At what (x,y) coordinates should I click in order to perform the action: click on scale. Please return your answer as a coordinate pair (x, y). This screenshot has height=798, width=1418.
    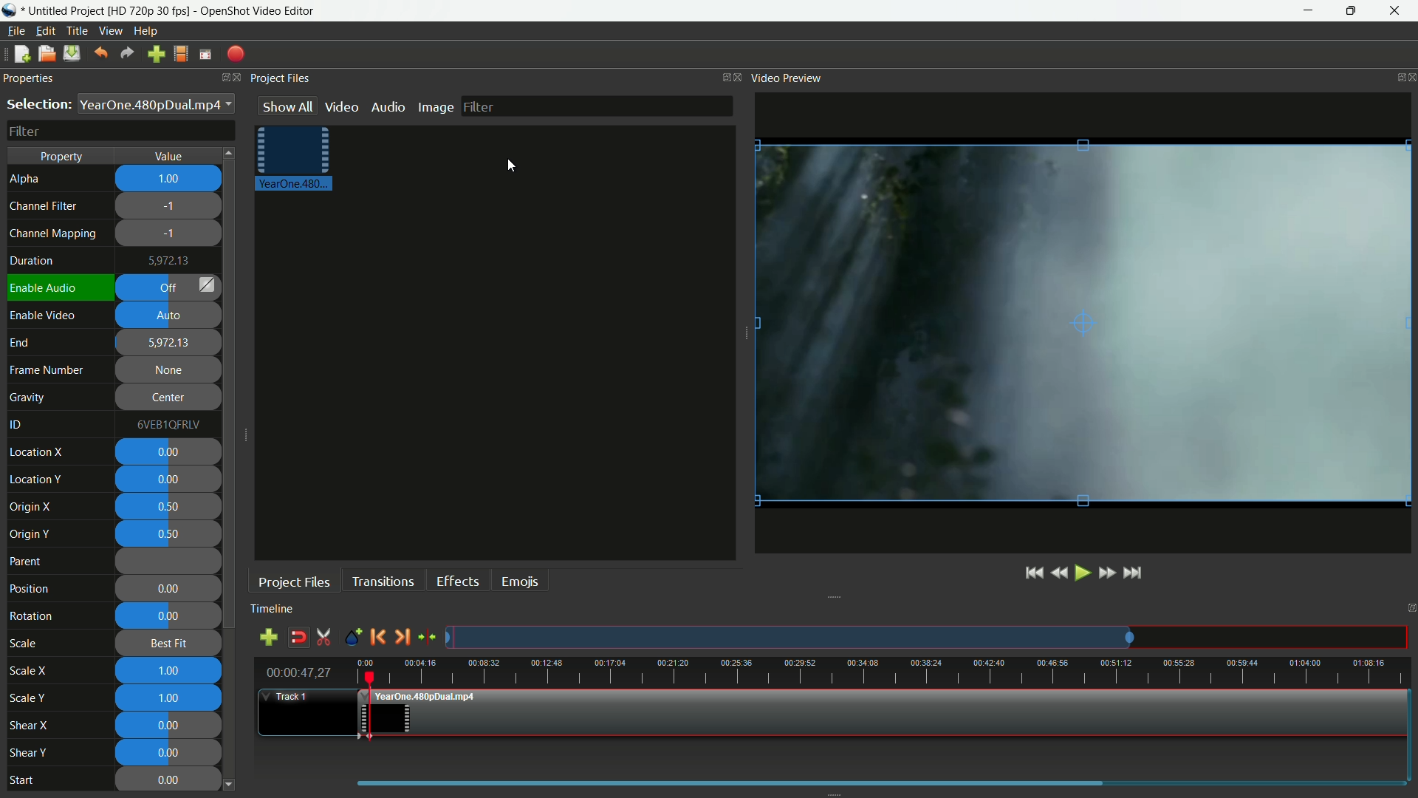
    Looking at the image, I should click on (24, 644).